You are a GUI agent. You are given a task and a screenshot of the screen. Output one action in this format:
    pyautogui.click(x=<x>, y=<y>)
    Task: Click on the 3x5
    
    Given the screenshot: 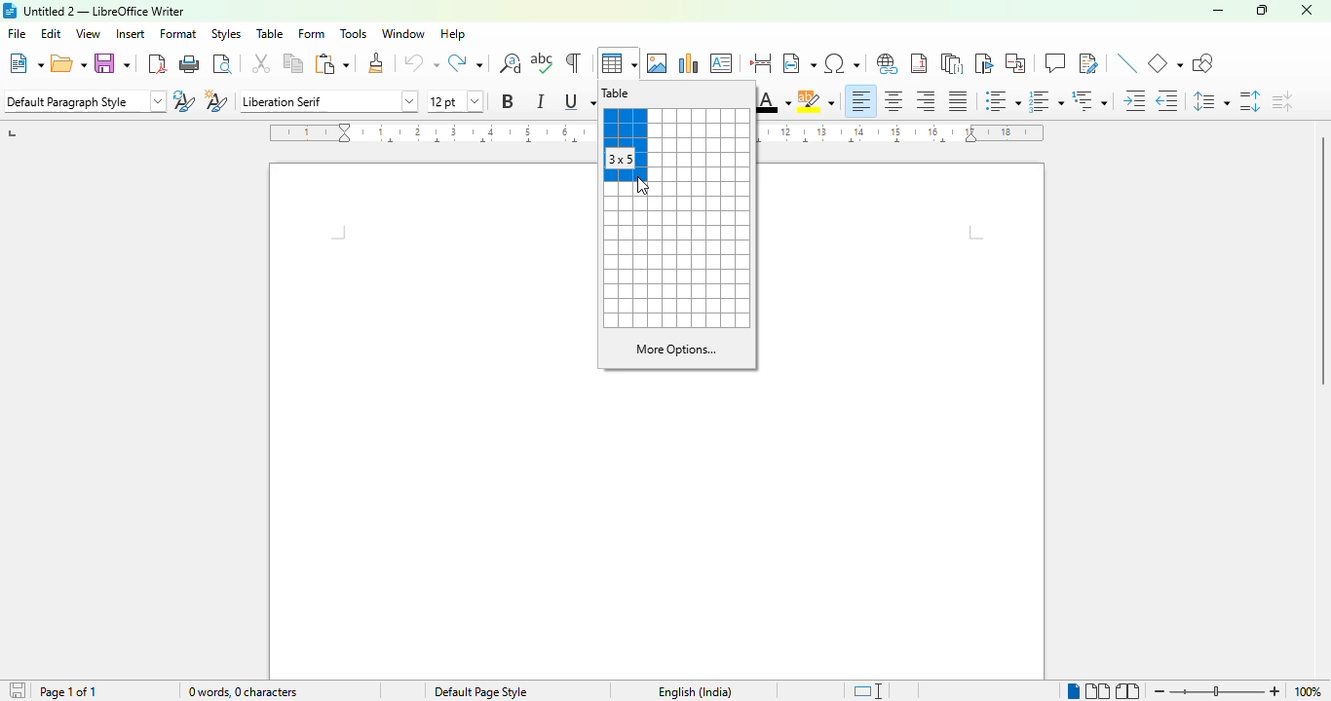 What is the action you would take?
    pyautogui.click(x=621, y=159)
    